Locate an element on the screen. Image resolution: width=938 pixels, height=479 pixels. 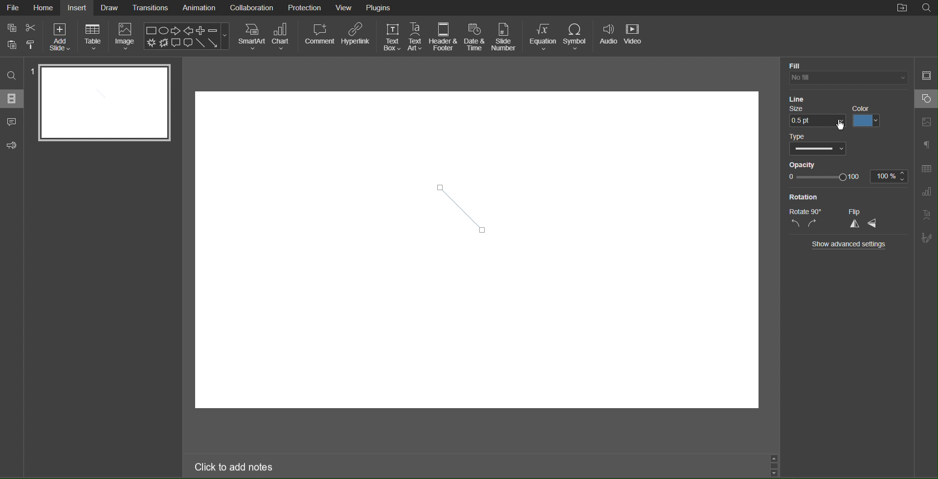
Text Art is located at coordinates (416, 37).